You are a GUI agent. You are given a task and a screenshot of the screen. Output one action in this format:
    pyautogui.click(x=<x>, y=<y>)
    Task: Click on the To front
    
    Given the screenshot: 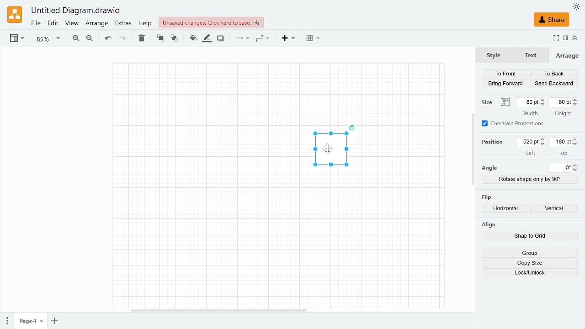 What is the action you would take?
    pyautogui.click(x=505, y=74)
    